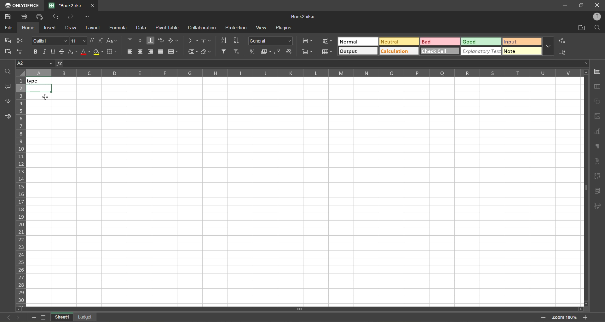 The height and width of the screenshot is (322, 605). Describe the element at coordinates (18, 317) in the screenshot. I see `next` at that location.